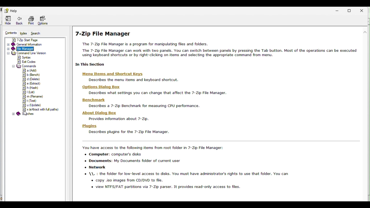 This screenshot has width=370, height=208. Describe the element at coordinates (14, 114) in the screenshot. I see `expand` at that location.